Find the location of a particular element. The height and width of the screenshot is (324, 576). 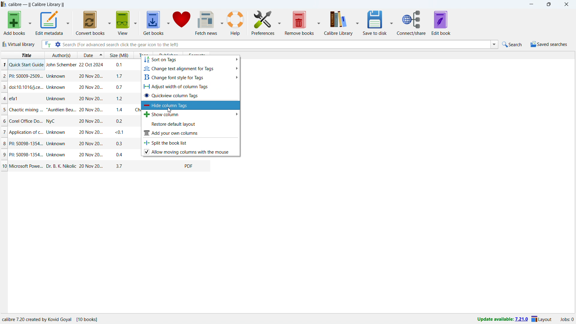

layout is located at coordinates (543, 319).